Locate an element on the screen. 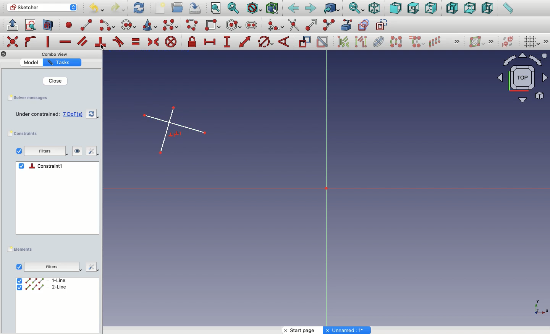 Image resolution: width=550 pixels, height=334 pixels. Constrain parallel is located at coordinates (82, 41).